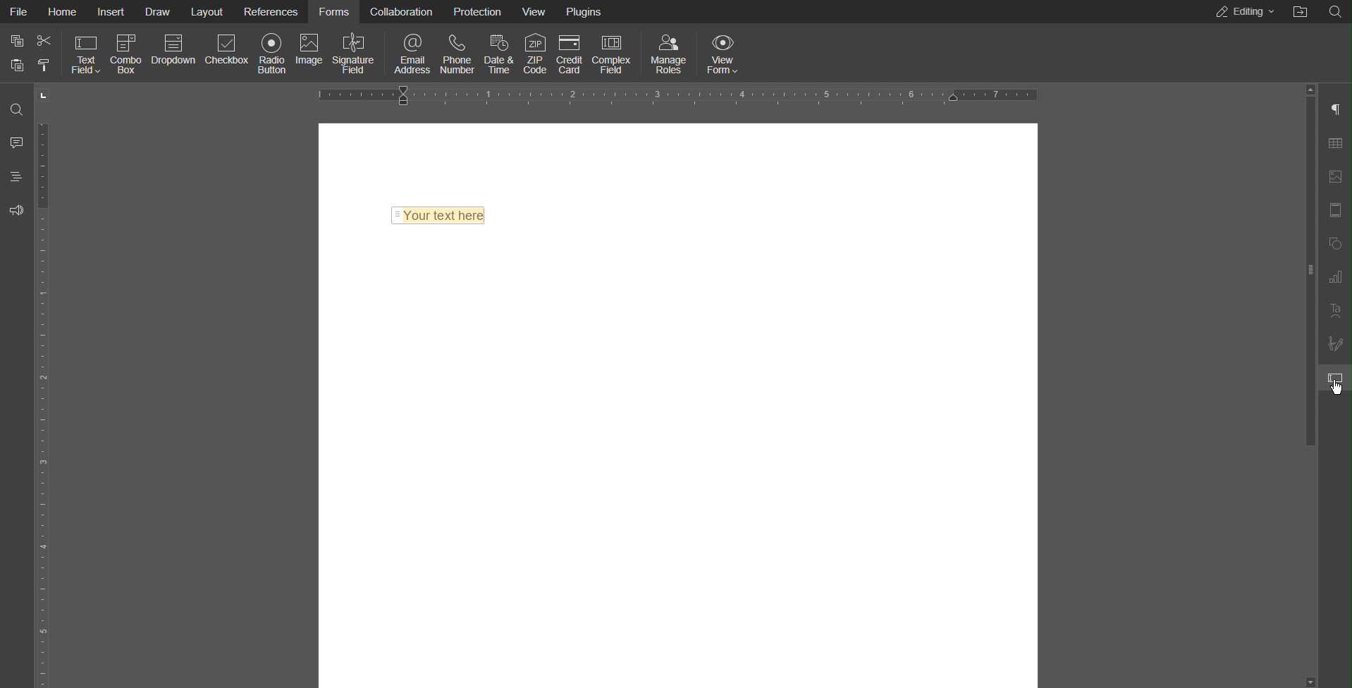 The image size is (1352, 688). Describe the element at coordinates (586, 11) in the screenshot. I see `Plugins` at that location.